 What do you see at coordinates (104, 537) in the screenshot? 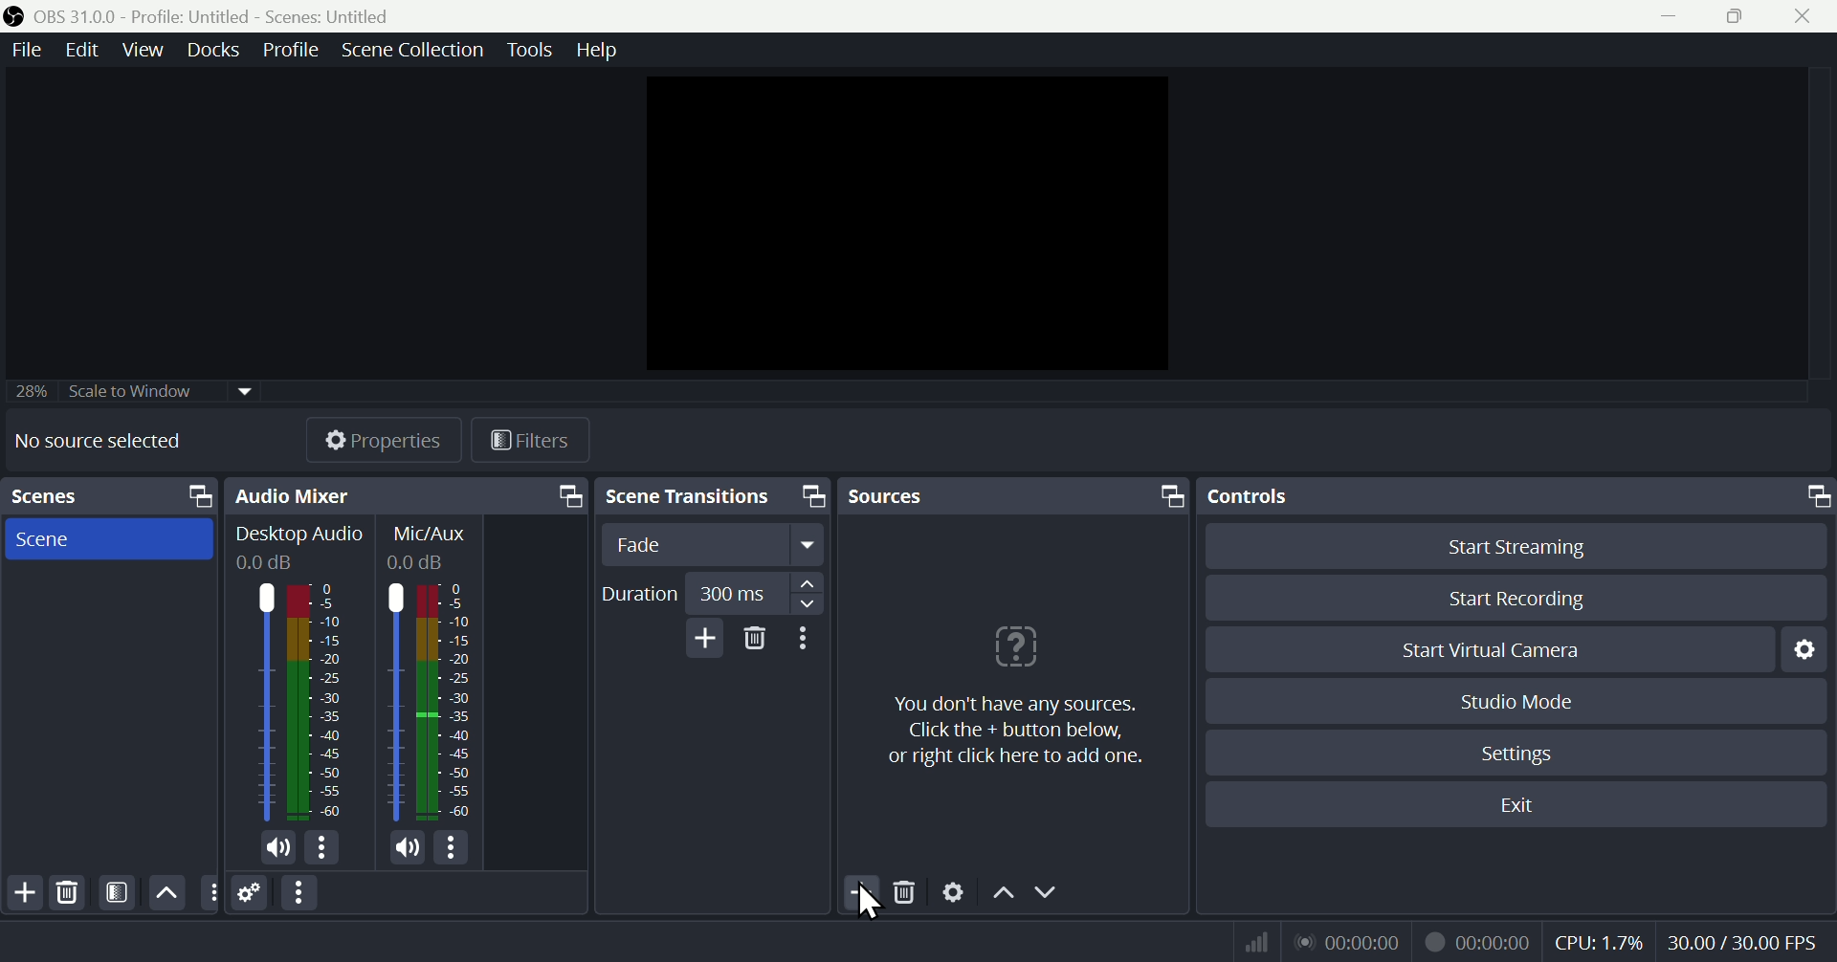
I see `Scene` at bounding box center [104, 537].